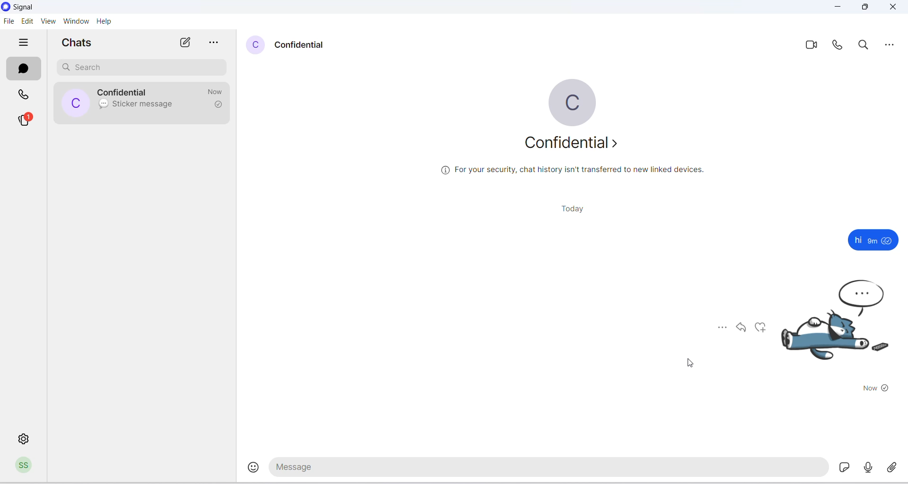 Image resolution: width=908 pixels, height=484 pixels. I want to click on search in chat, so click(866, 46).